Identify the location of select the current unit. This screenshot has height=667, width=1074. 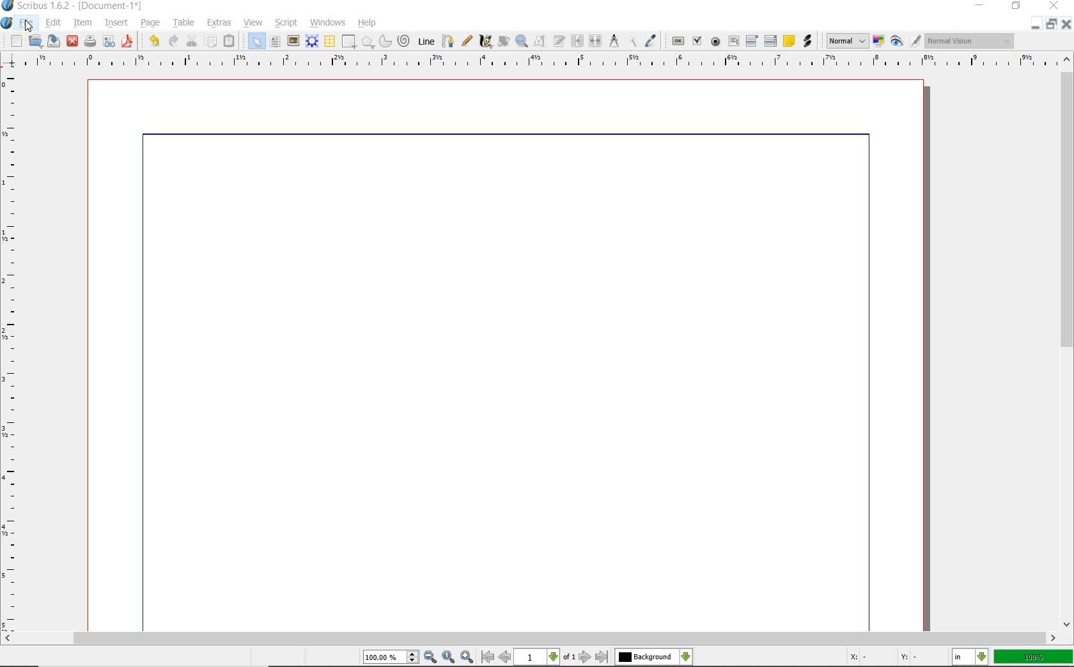
(970, 657).